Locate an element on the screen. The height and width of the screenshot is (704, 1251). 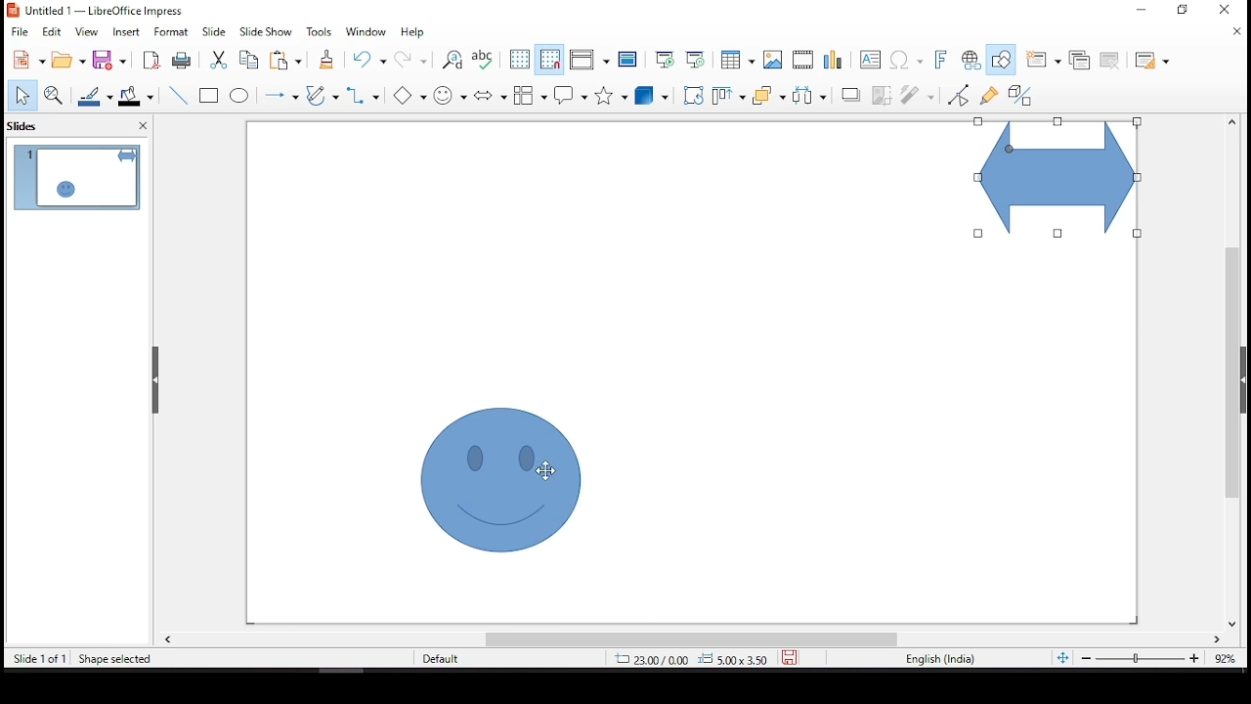
shadow is located at coordinates (851, 94).